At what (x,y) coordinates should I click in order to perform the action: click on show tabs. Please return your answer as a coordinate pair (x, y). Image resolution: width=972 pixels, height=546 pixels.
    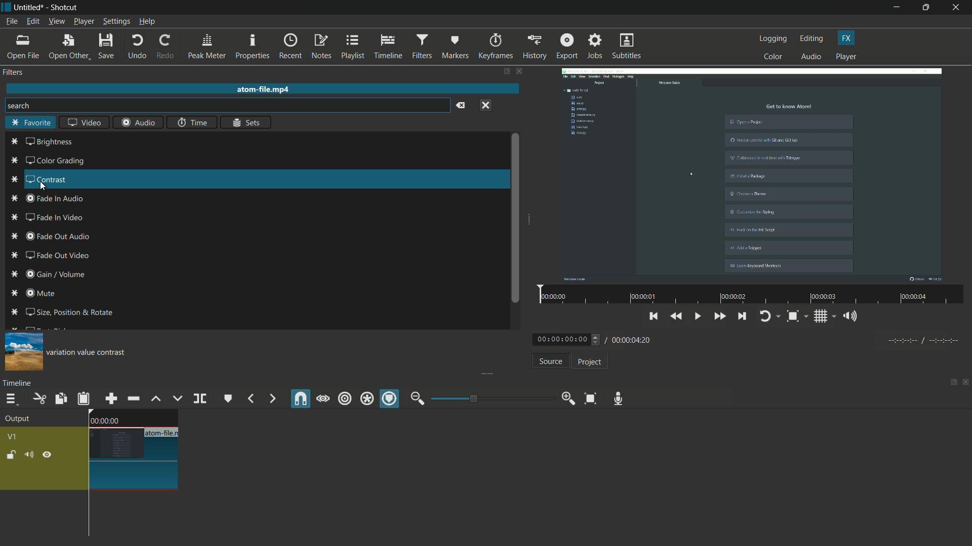
    Looking at the image, I should click on (506, 72).